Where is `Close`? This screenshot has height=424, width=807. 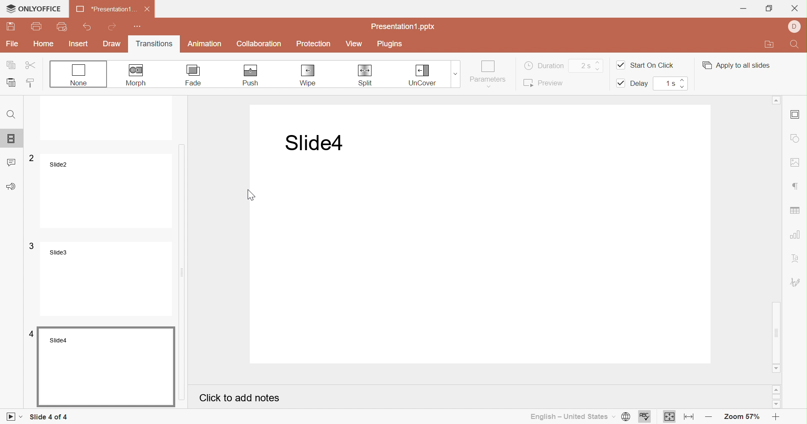
Close is located at coordinates (795, 8).